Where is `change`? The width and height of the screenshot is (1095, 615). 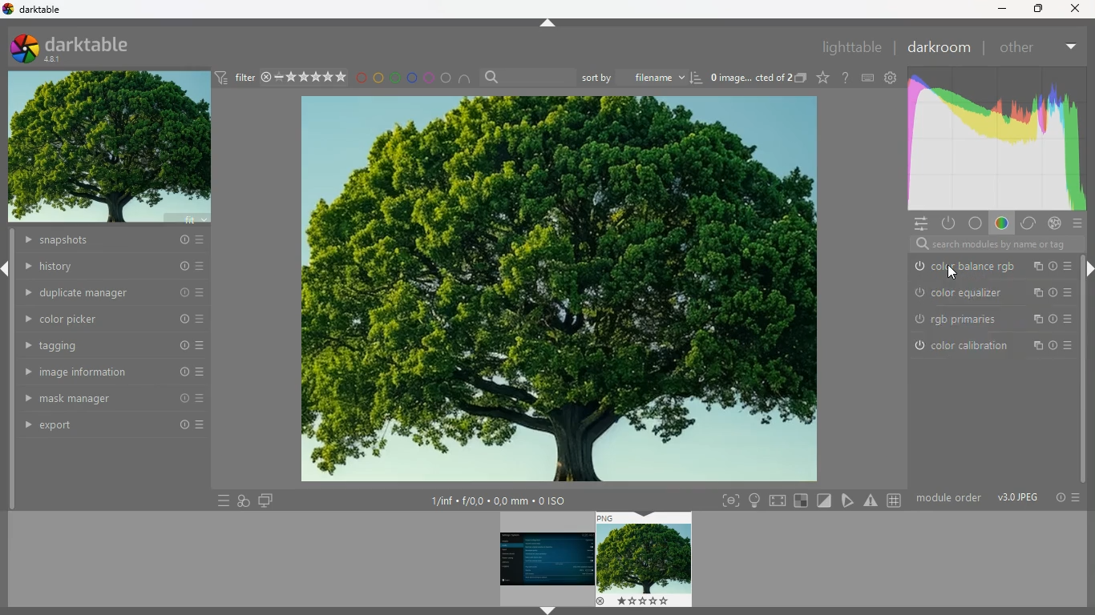
change is located at coordinates (1027, 224).